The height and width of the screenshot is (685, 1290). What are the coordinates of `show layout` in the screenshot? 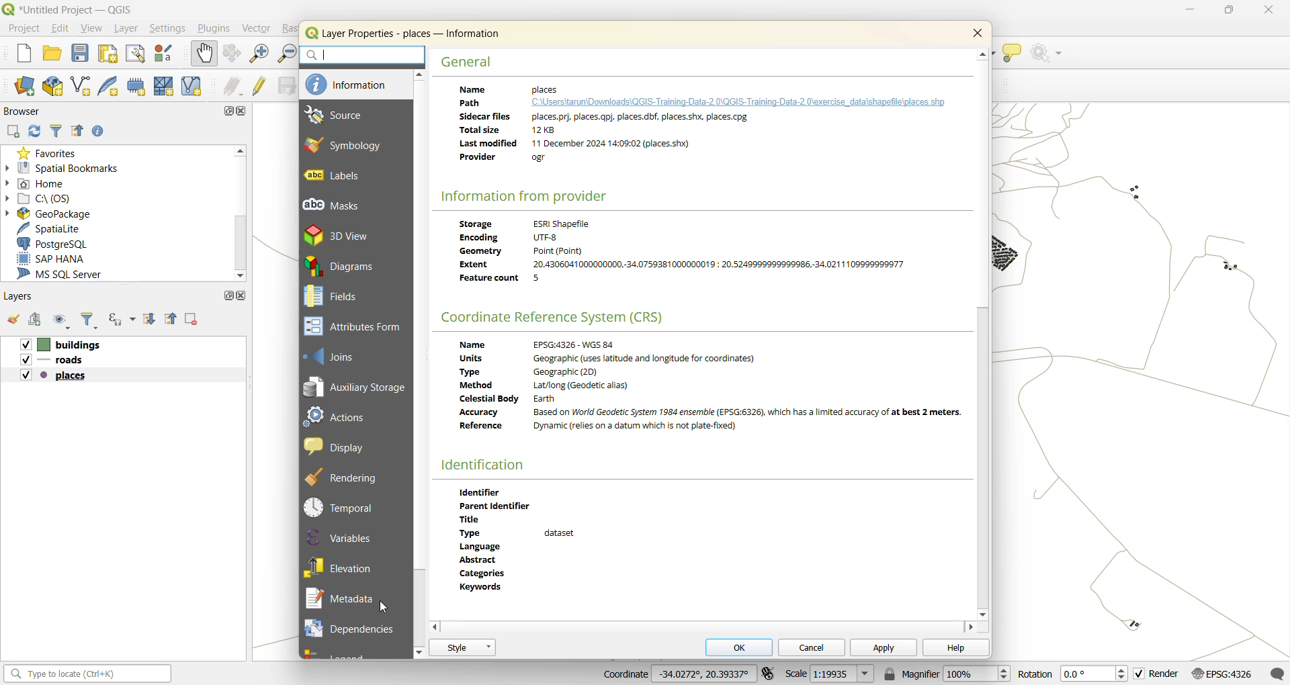 It's located at (138, 54).